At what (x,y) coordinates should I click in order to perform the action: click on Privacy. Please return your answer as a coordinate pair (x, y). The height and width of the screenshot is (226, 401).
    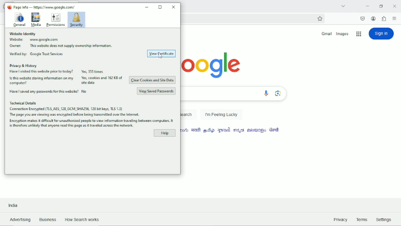
    Looking at the image, I should click on (339, 219).